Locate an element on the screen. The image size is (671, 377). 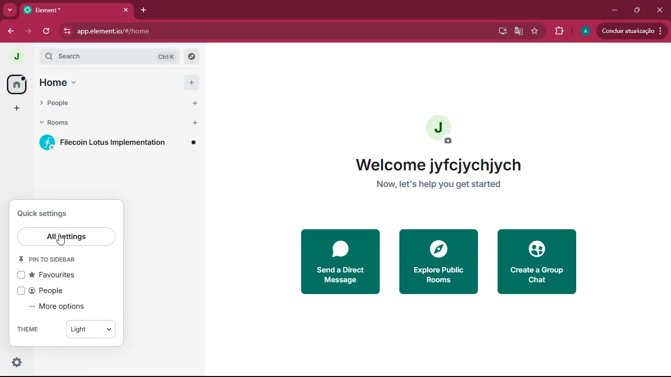
profile is located at coordinates (584, 32).